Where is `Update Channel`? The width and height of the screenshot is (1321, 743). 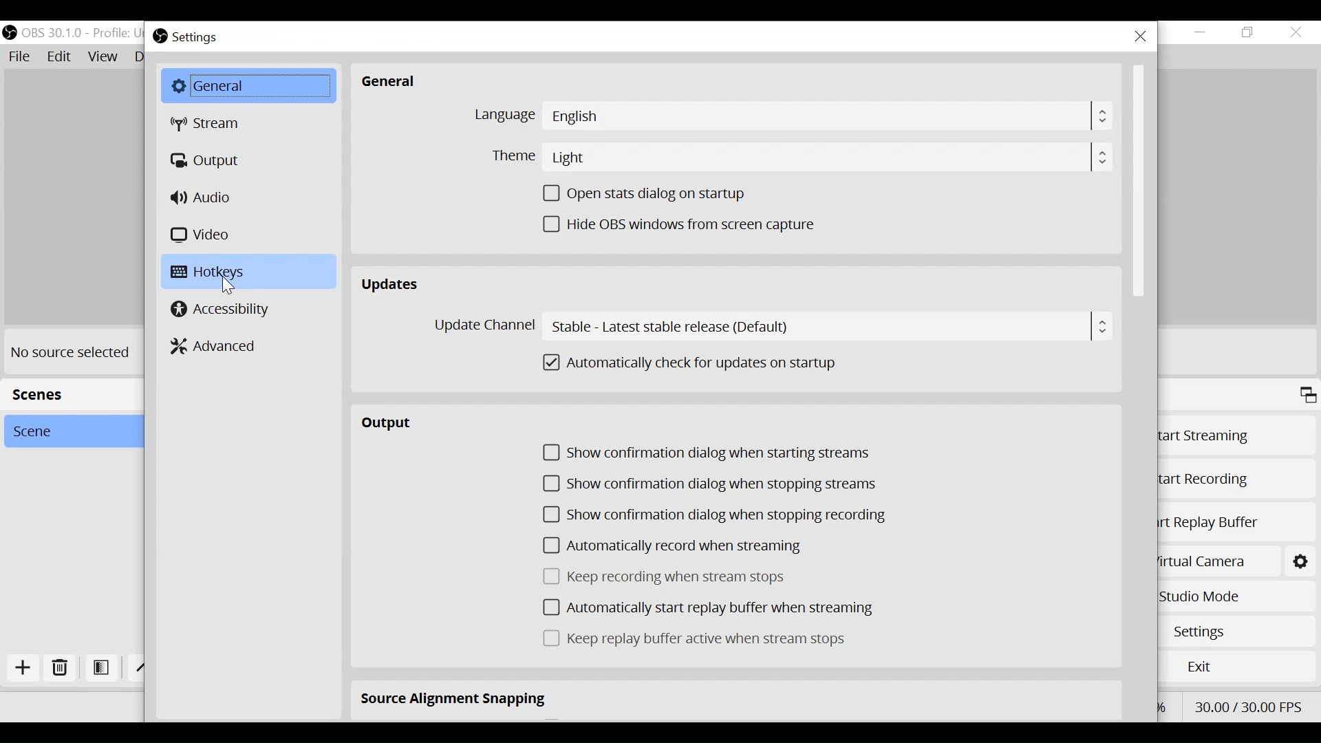
Update Channel is located at coordinates (767, 326).